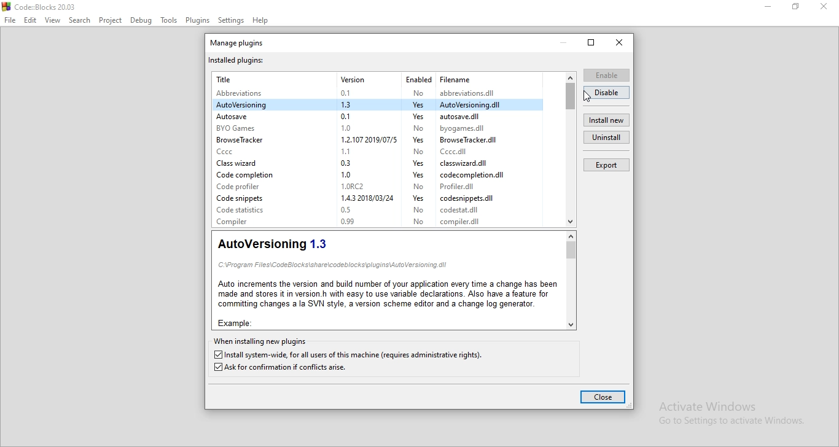  What do you see at coordinates (470, 139) in the screenshot?
I see `‘Browse lracker.dil` at bounding box center [470, 139].